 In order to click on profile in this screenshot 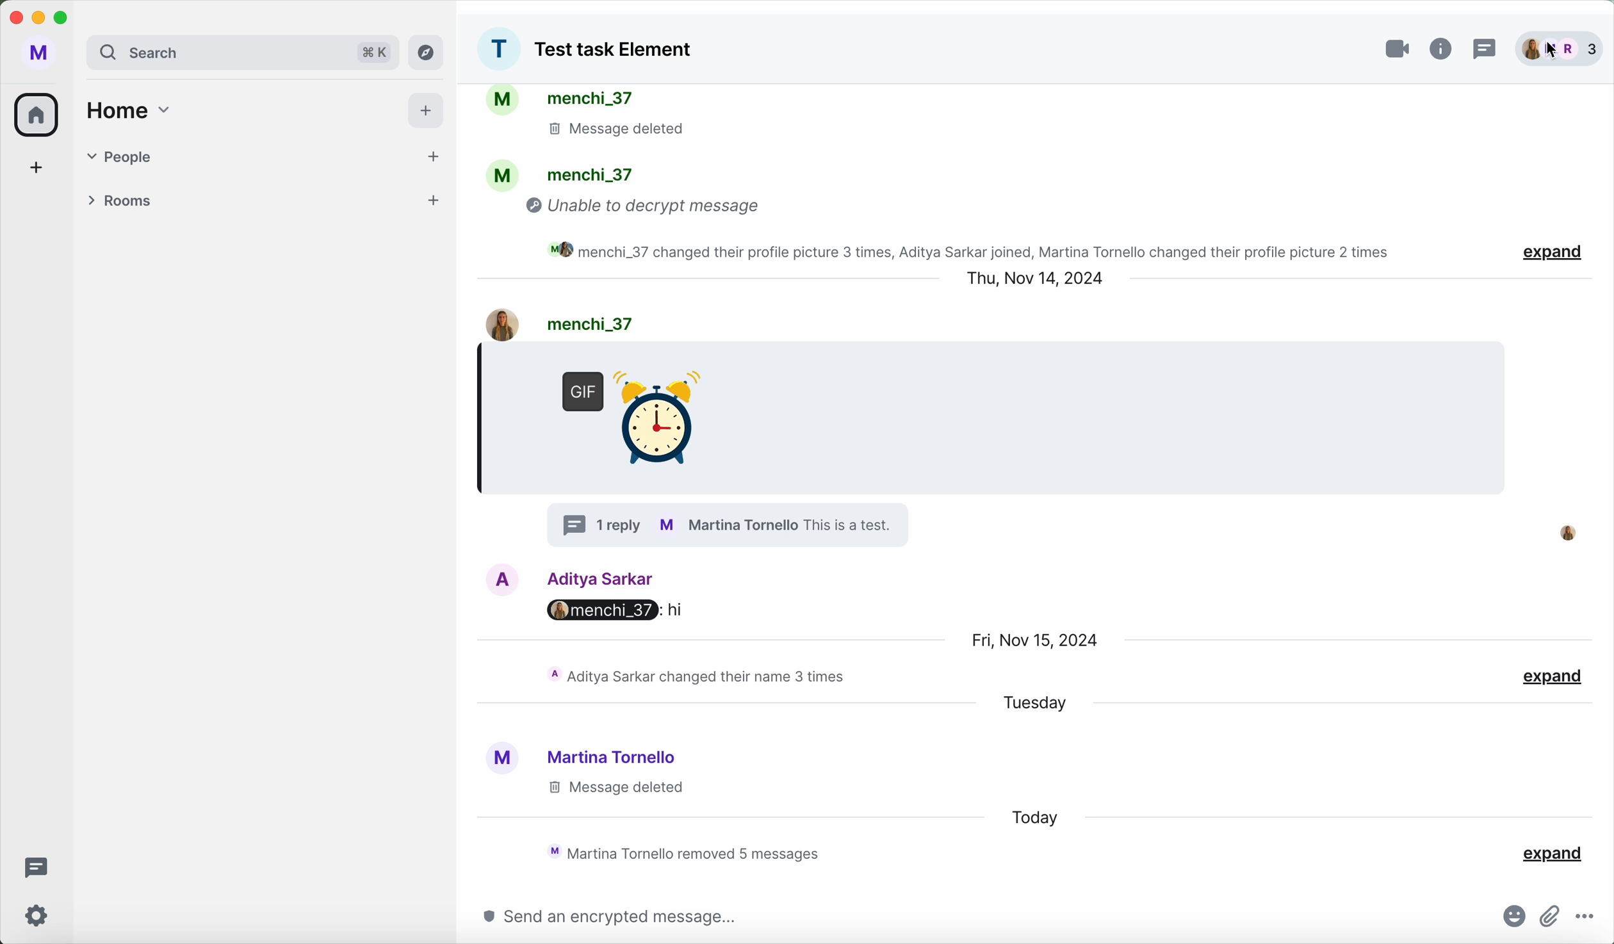, I will do `click(504, 102)`.